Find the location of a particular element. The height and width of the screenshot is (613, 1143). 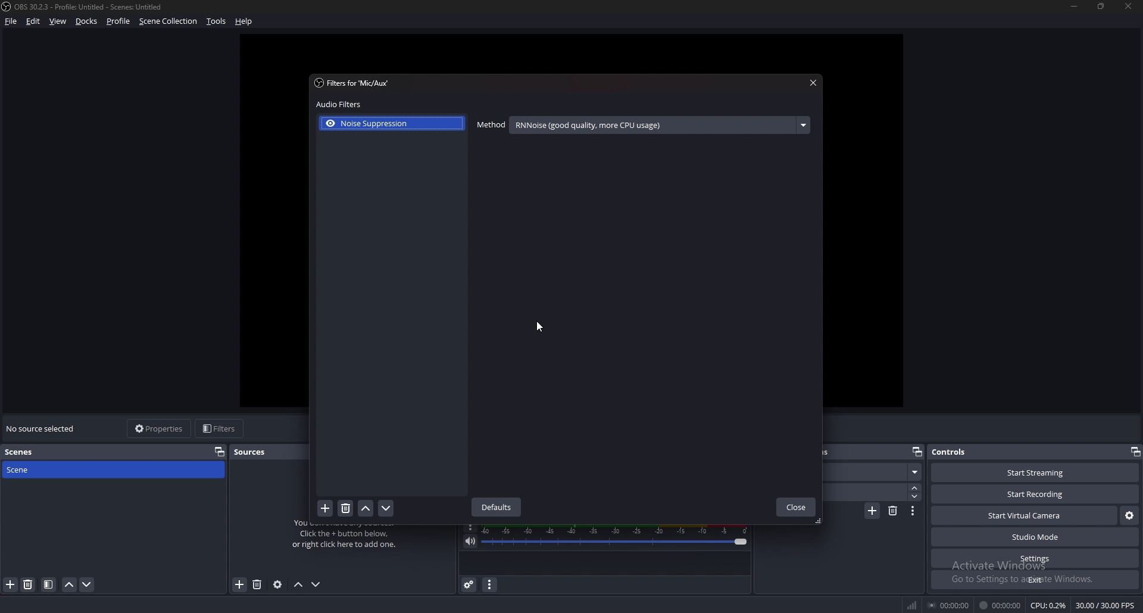

scene is located at coordinates (35, 470).